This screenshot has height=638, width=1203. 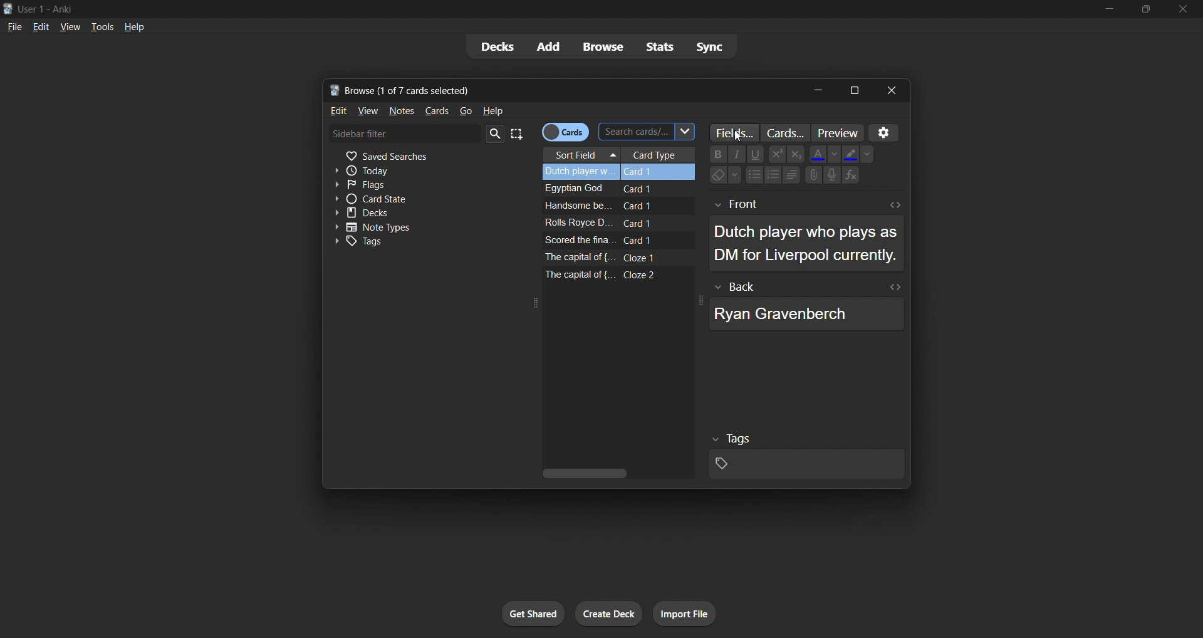 I want to click on tools, so click(x=102, y=28).